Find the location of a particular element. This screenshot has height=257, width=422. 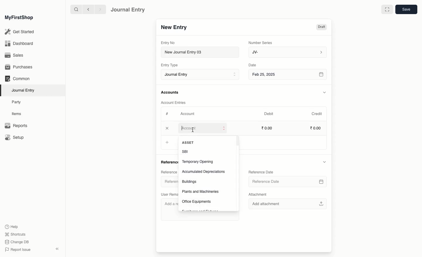

Journal Entry is located at coordinates (202, 75).